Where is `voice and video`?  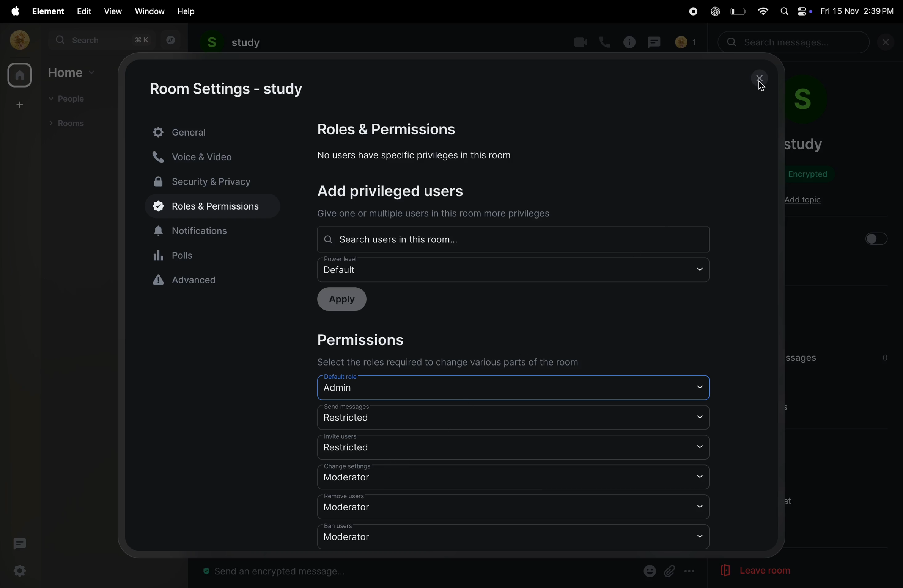 voice and video is located at coordinates (201, 156).